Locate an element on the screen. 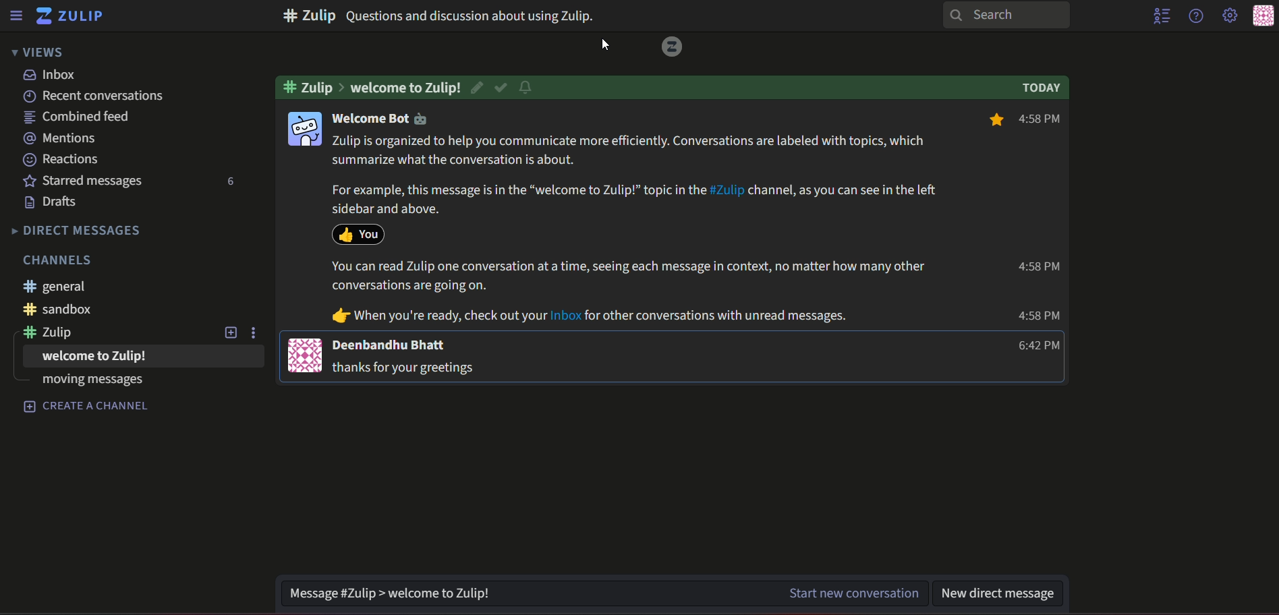  4:58 PM is located at coordinates (1040, 269).